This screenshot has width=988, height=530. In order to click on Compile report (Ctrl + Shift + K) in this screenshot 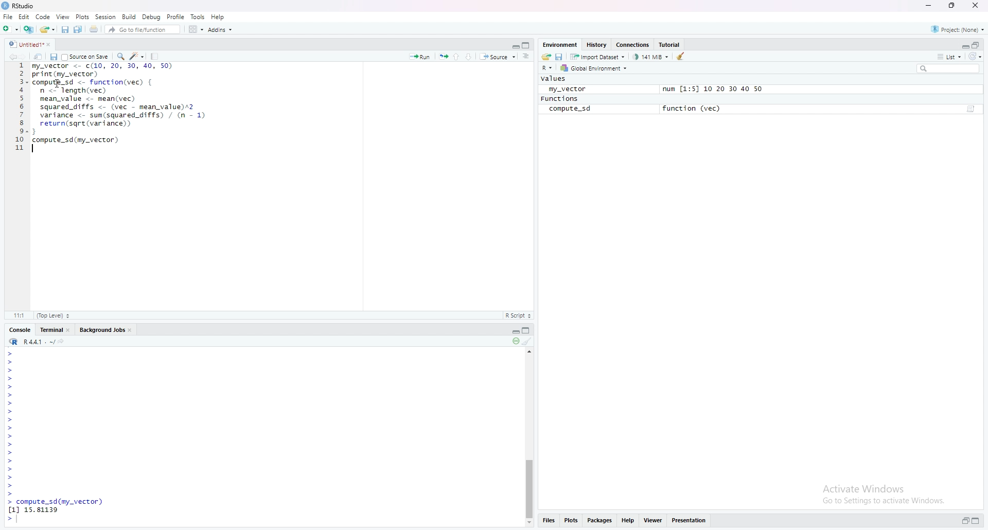, I will do `click(155, 56)`.